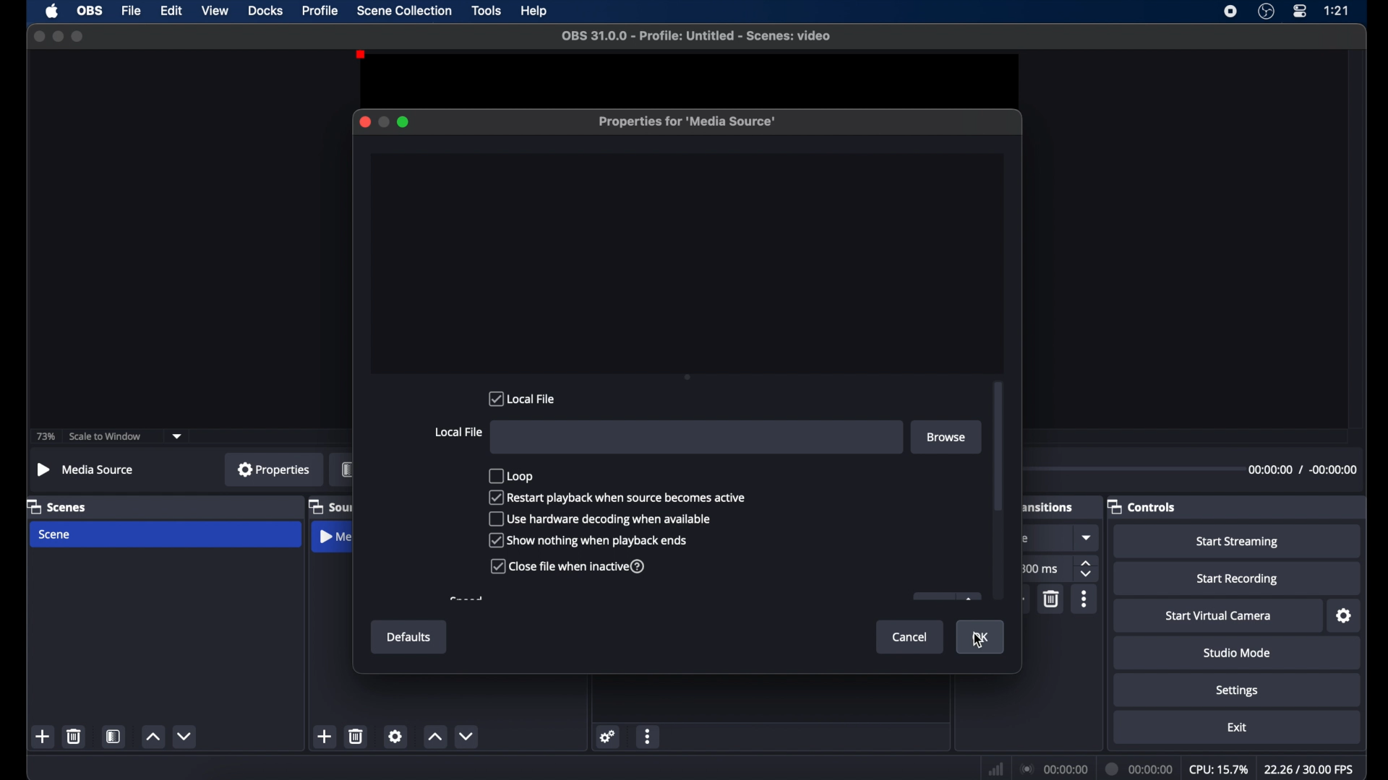 Image resolution: width=1388 pixels, height=780 pixels. Describe the element at coordinates (468, 735) in the screenshot. I see `decrement` at that location.